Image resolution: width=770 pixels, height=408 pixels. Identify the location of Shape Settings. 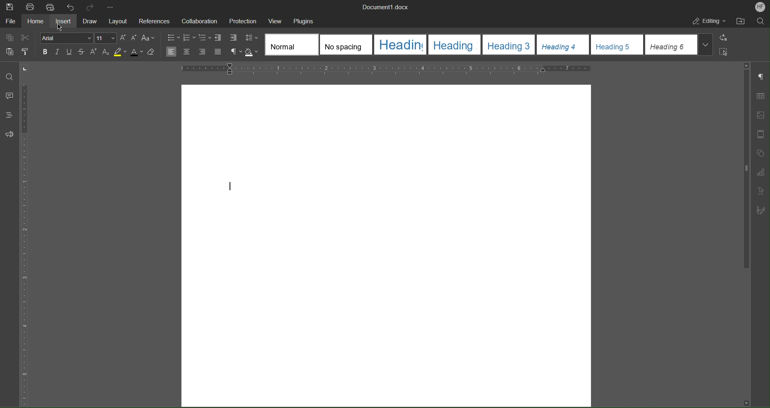
(760, 154).